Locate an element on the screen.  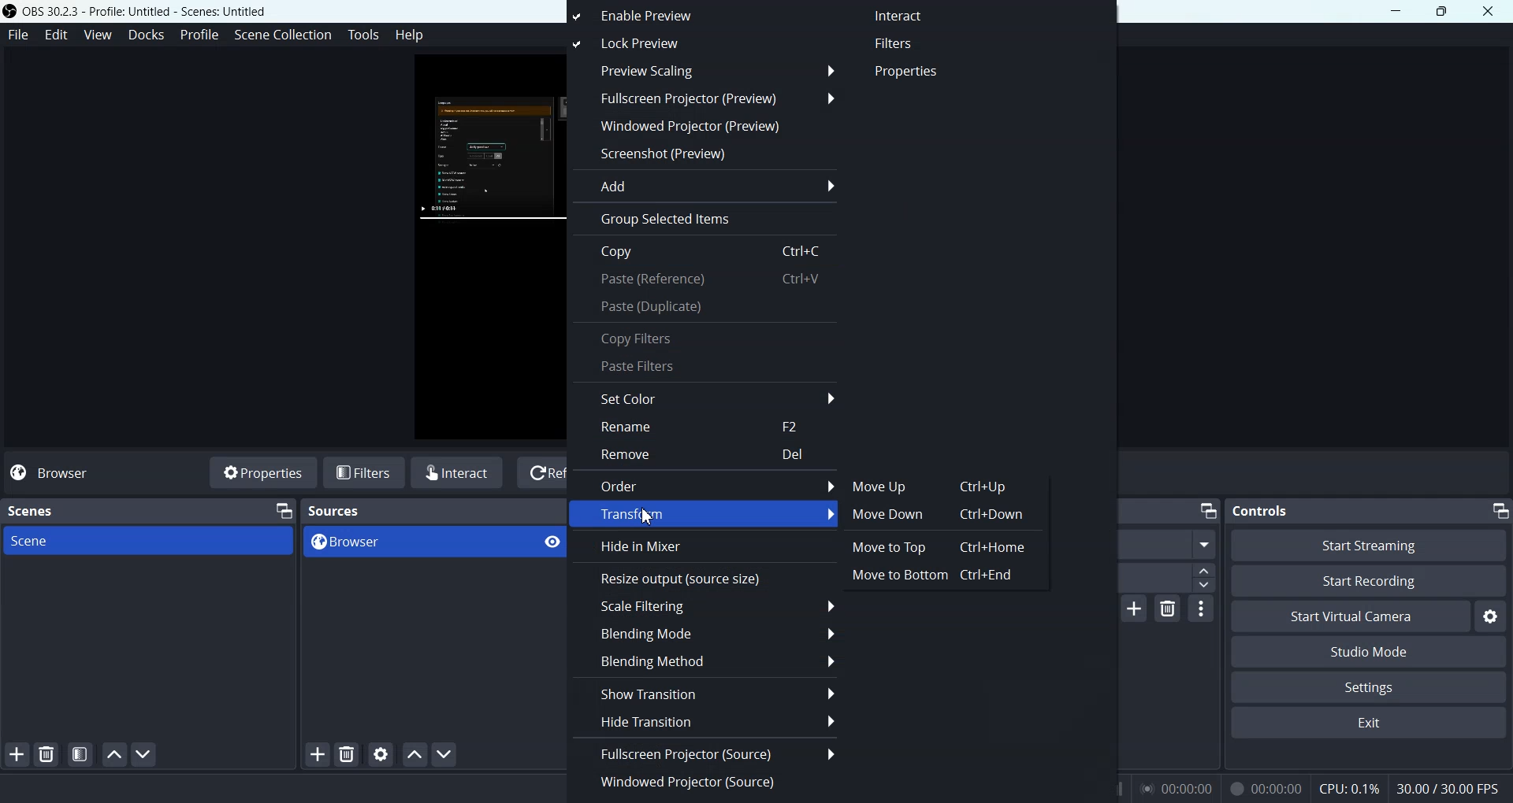
Copy is located at coordinates (705, 252).